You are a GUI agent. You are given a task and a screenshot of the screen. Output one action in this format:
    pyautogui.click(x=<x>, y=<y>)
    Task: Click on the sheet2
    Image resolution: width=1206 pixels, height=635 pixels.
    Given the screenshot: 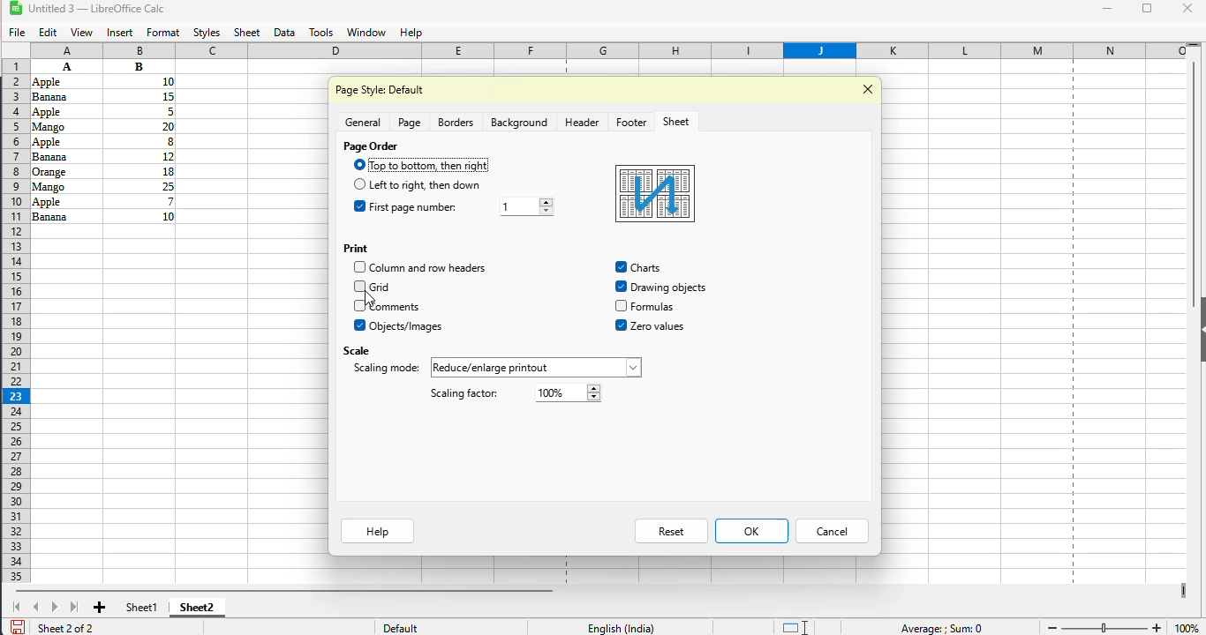 What is the action you would take?
    pyautogui.click(x=198, y=606)
    